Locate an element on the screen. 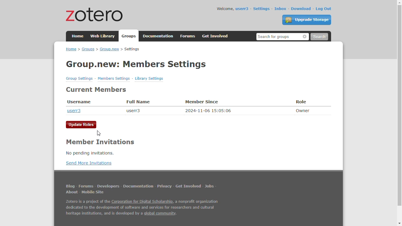  userr3 is located at coordinates (133, 111).